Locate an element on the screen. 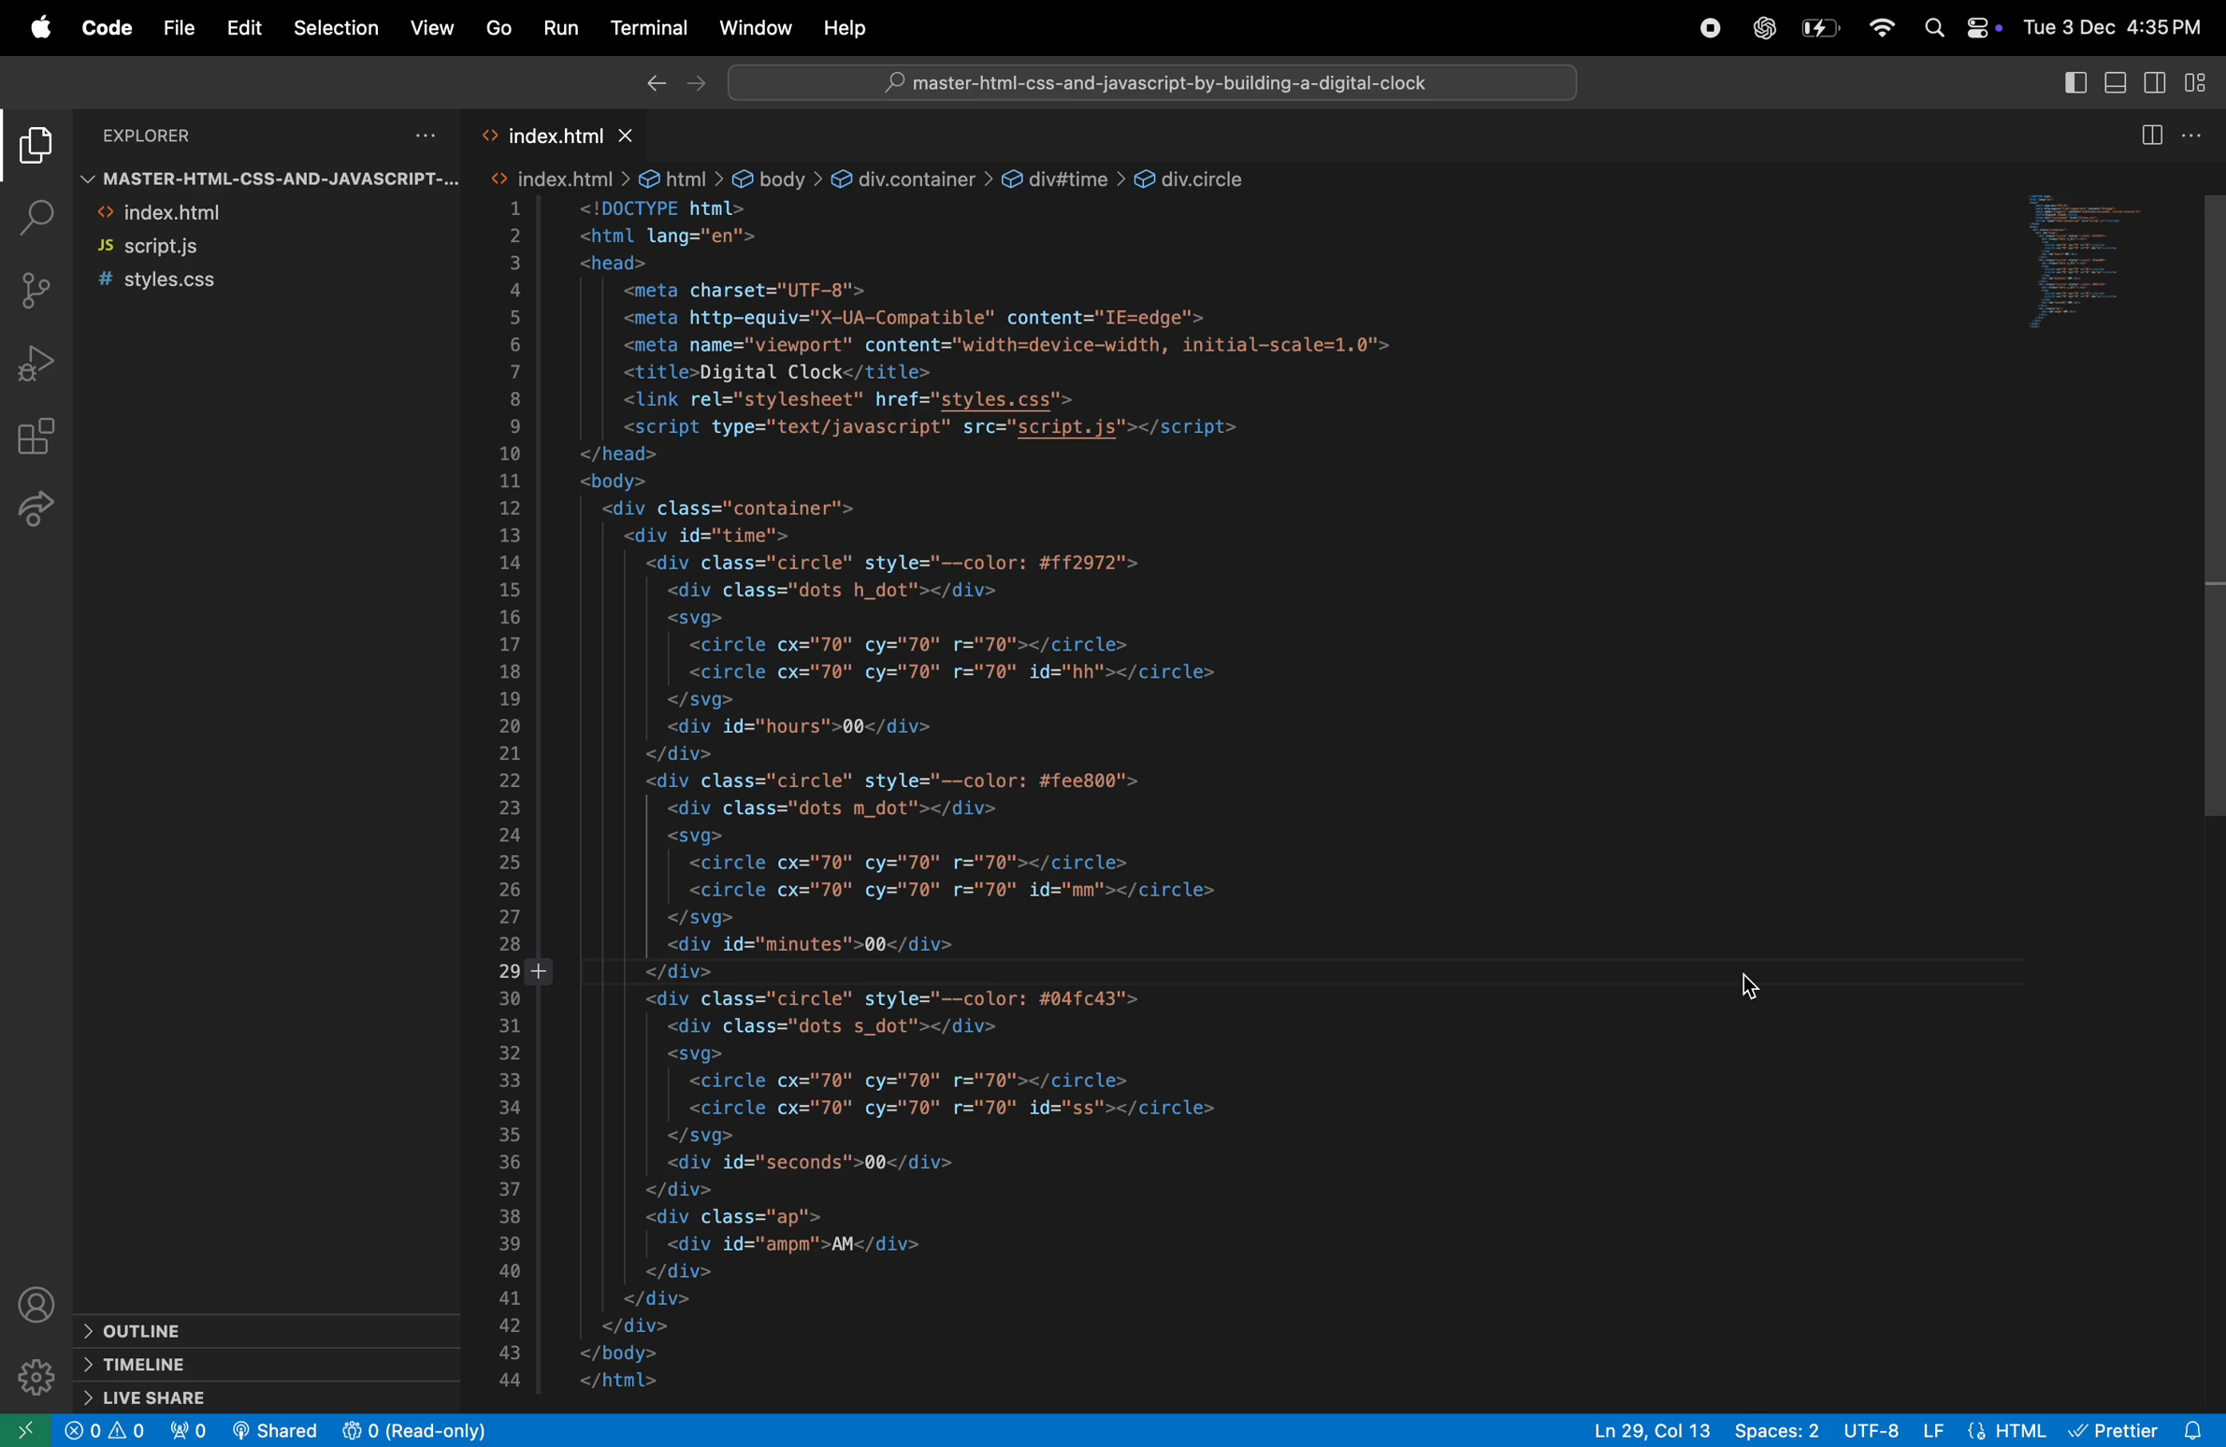 The height and width of the screenshot is (1447, 2226). outline is located at coordinates (144, 1325).